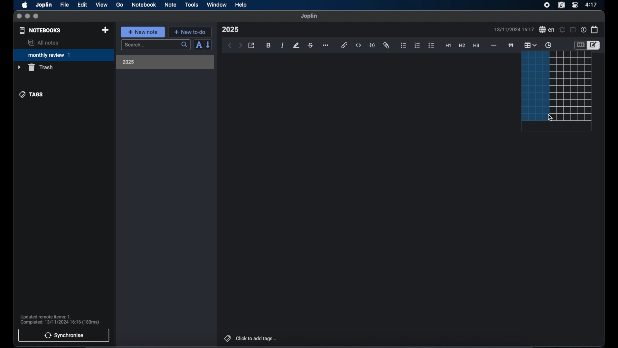 Image resolution: width=618 pixels, height=348 pixels. I want to click on notebooks, so click(40, 30).